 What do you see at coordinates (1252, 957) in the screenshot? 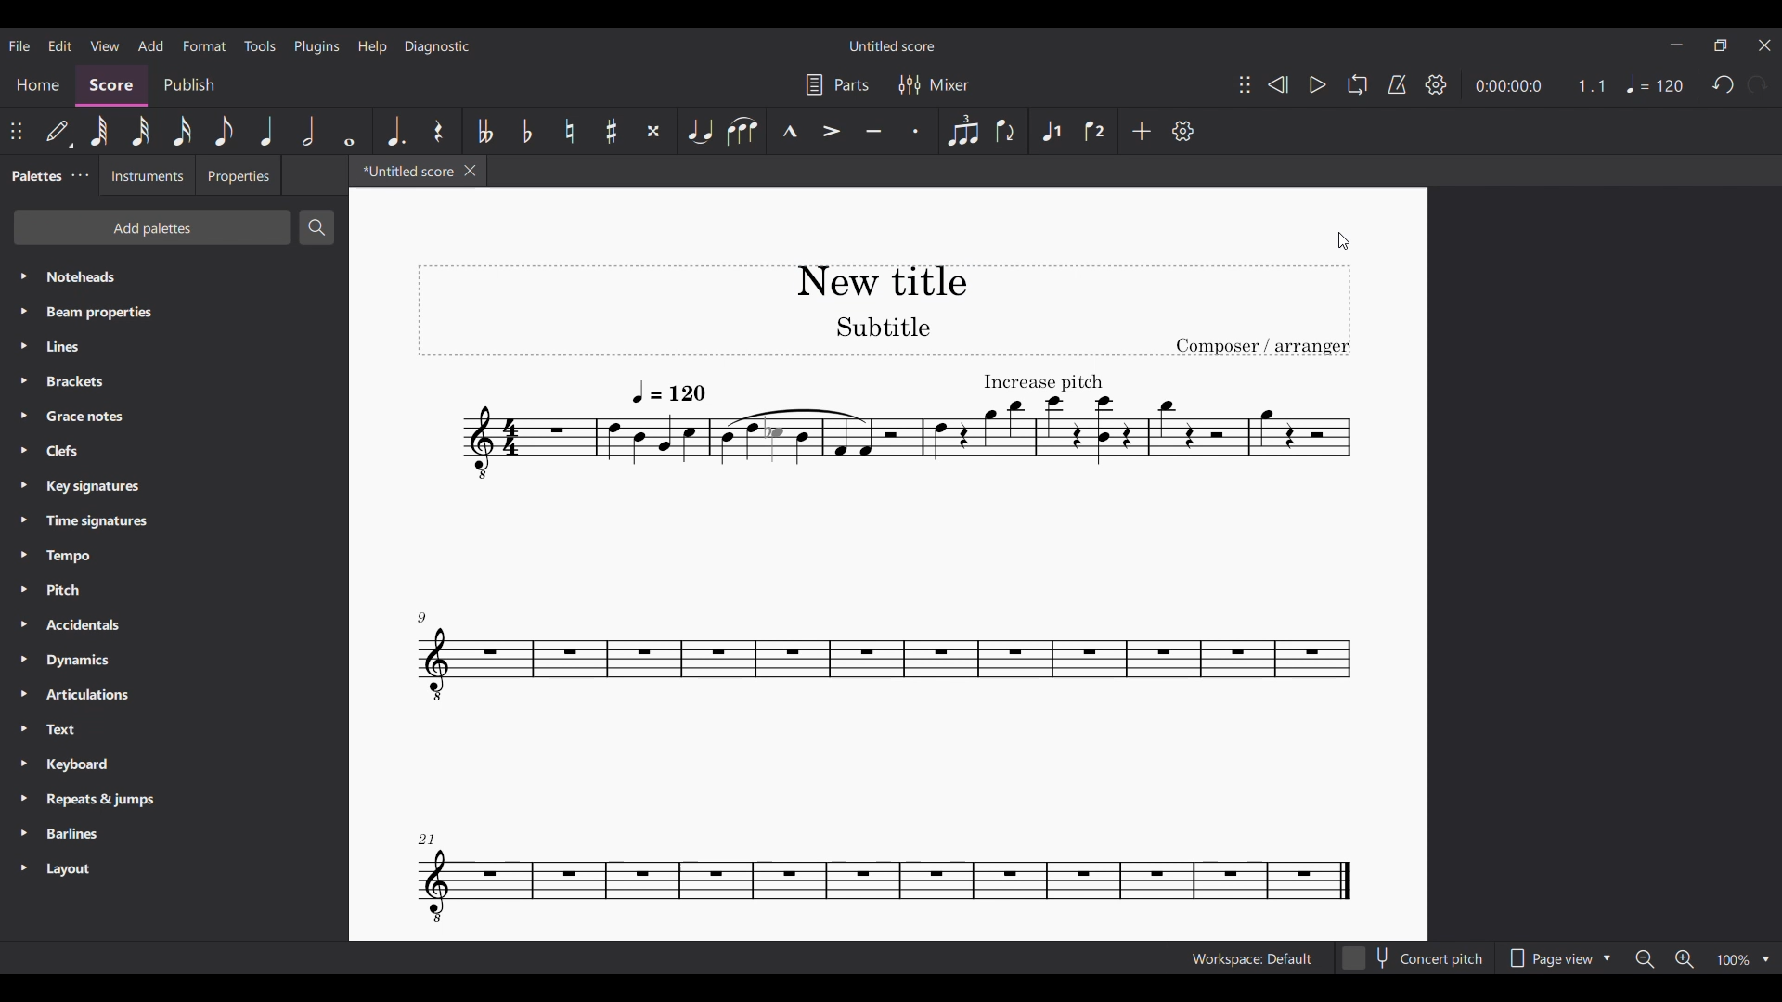
I see `Workspace: Default` at bounding box center [1252, 957].